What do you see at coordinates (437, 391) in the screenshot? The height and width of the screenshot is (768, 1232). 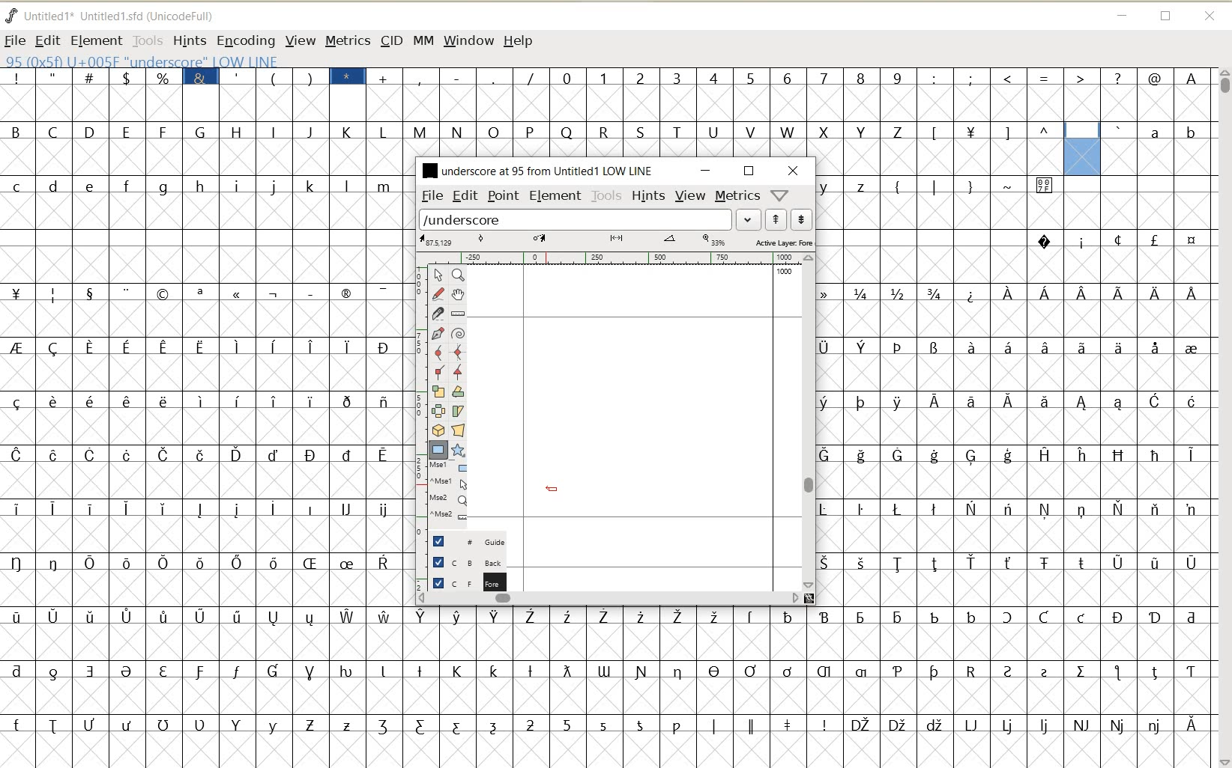 I see `scale the selection` at bounding box center [437, 391].